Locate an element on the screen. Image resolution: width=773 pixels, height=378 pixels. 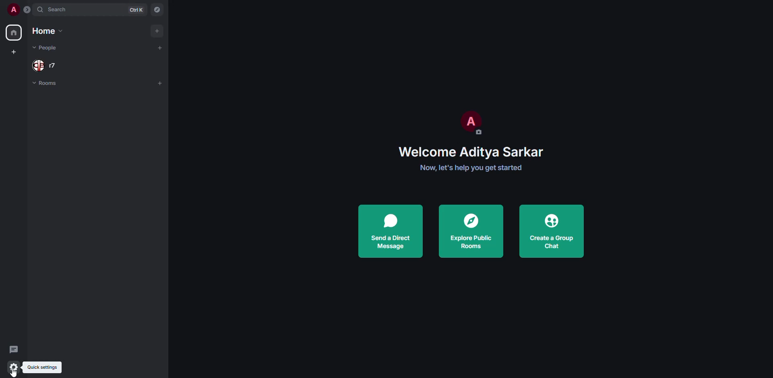
quick settings is located at coordinates (44, 368).